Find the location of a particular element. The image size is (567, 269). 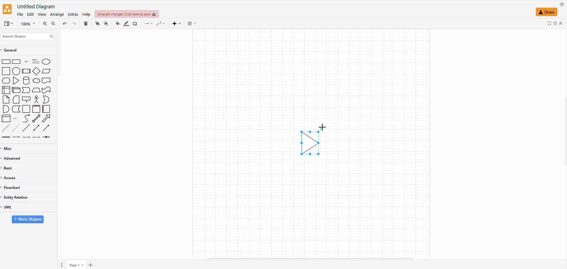

Cylinder is located at coordinates (27, 80).